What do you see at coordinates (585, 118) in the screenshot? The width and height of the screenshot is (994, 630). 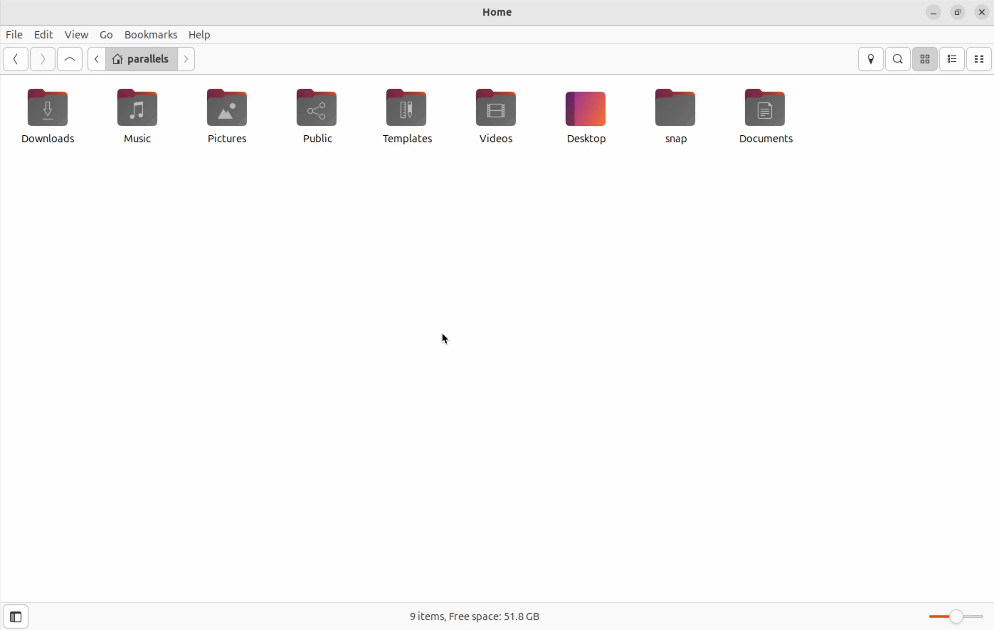 I see `desktop` at bounding box center [585, 118].